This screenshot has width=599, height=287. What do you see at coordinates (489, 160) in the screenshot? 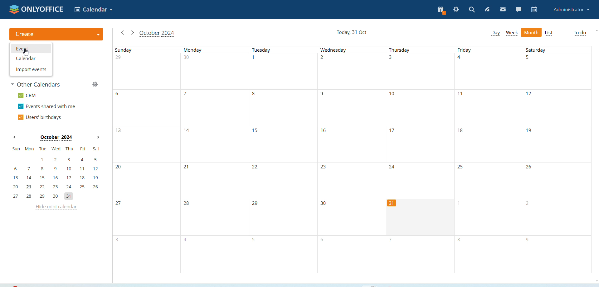
I see `Fridays` at bounding box center [489, 160].